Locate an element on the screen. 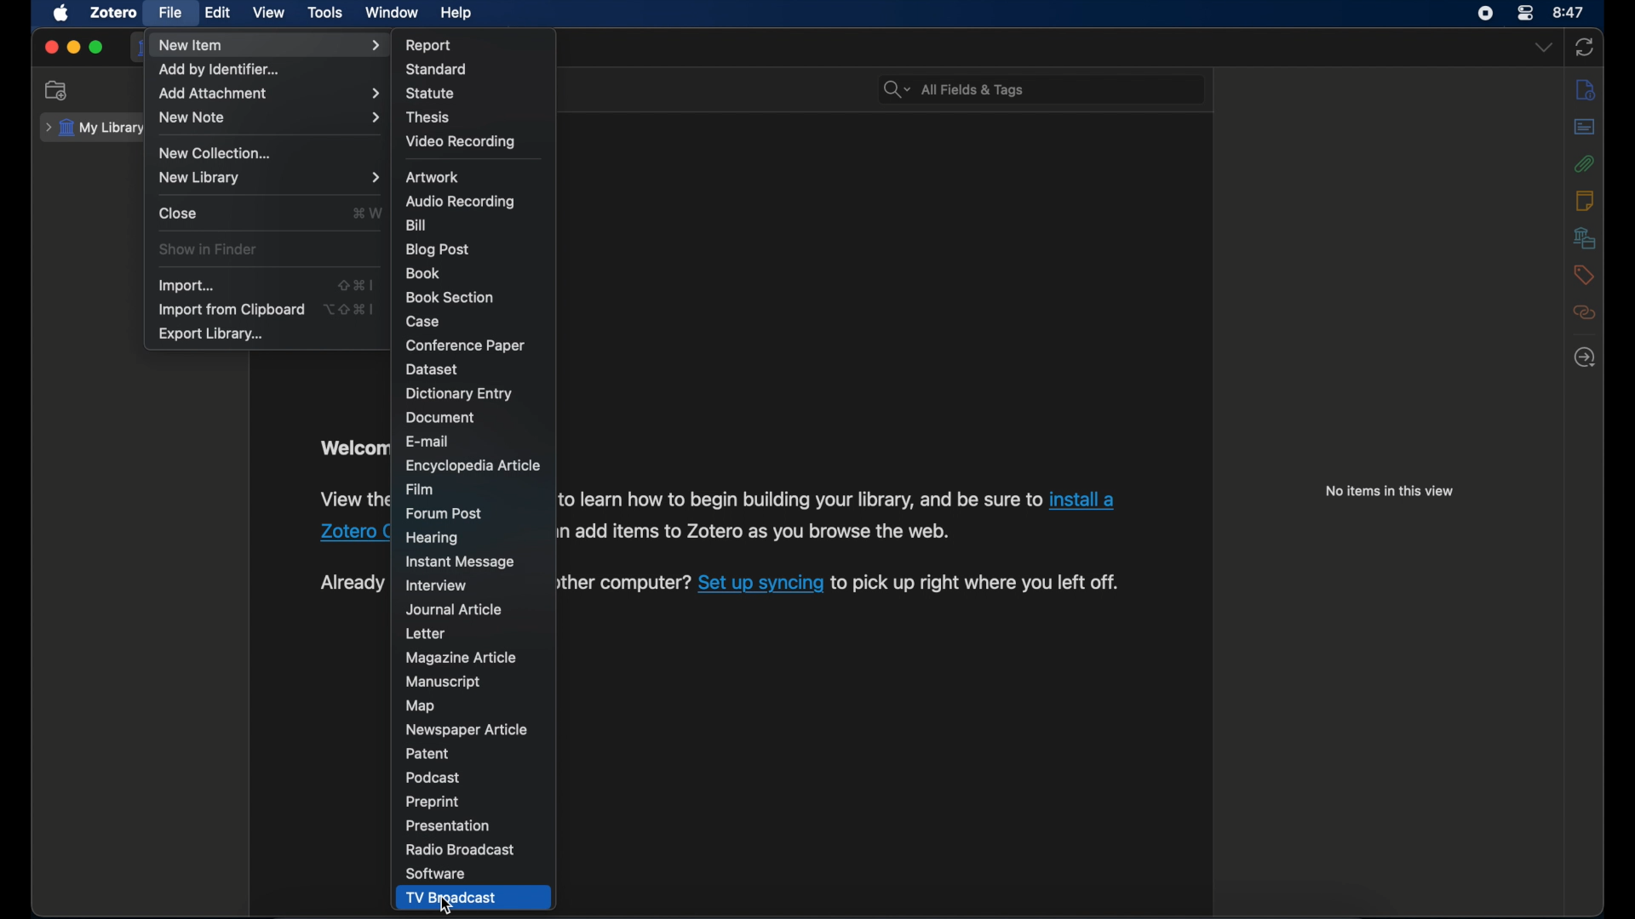 Image resolution: width=1635 pixels, height=919 pixels. software information is located at coordinates (799, 499).